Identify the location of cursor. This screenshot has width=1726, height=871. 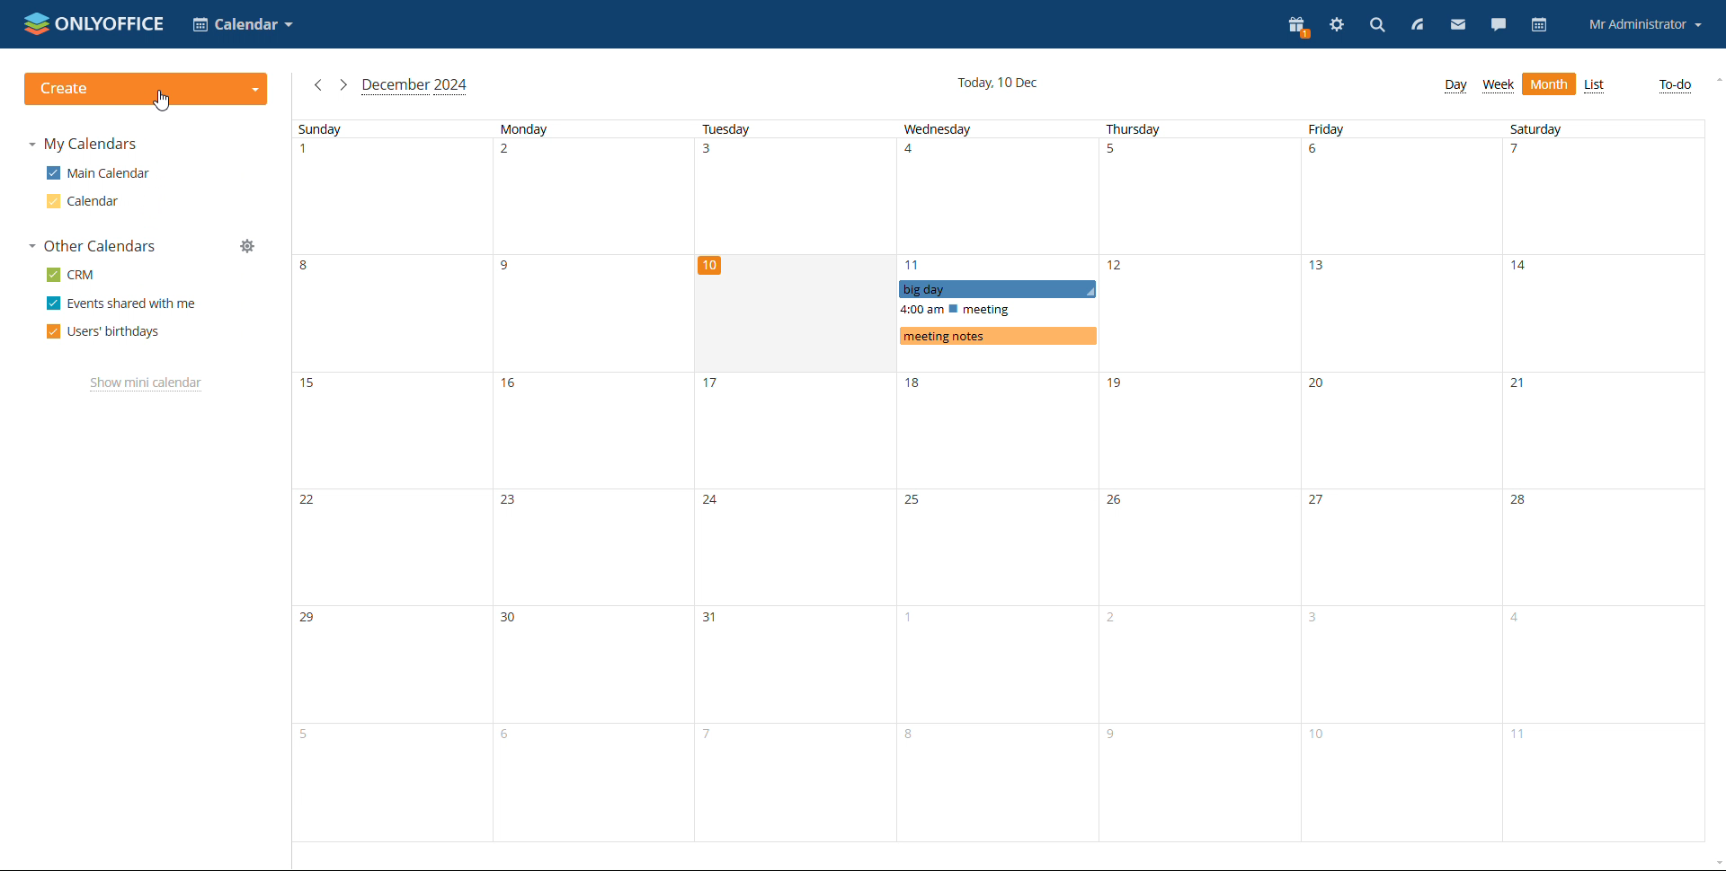
(164, 105).